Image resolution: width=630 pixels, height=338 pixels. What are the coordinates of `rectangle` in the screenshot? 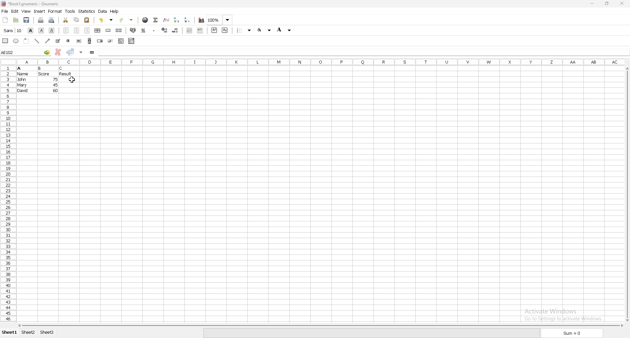 It's located at (5, 41).